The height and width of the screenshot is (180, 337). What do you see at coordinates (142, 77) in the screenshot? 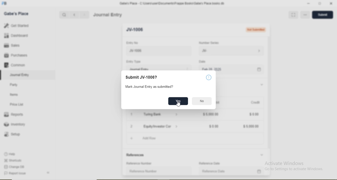
I see `Submit JV-1006?` at bounding box center [142, 77].